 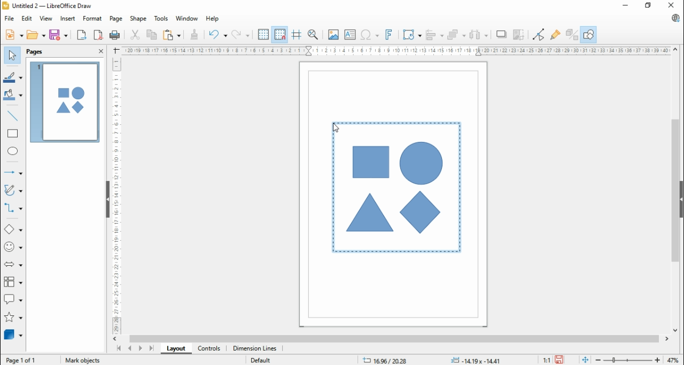 What do you see at coordinates (586, 360) in the screenshot?
I see `fit page to window` at bounding box center [586, 360].